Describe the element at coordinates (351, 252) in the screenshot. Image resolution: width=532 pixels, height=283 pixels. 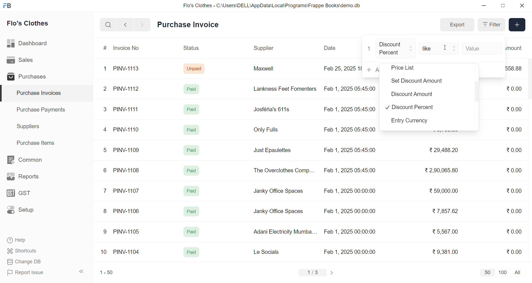
I see `Feb 1, 2025 00:00:00` at that location.